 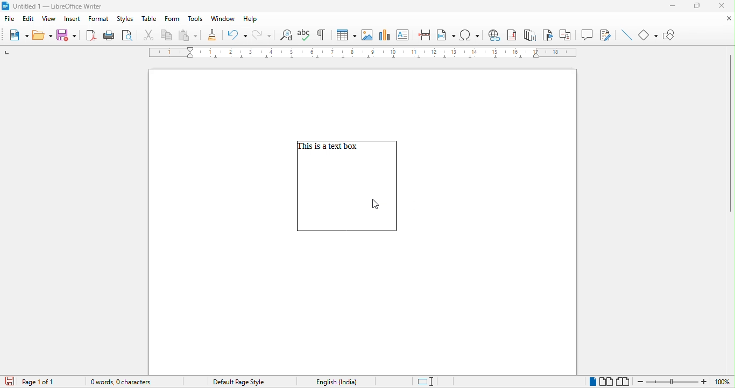 What do you see at coordinates (330, 148) in the screenshot?
I see `this is a text box` at bounding box center [330, 148].